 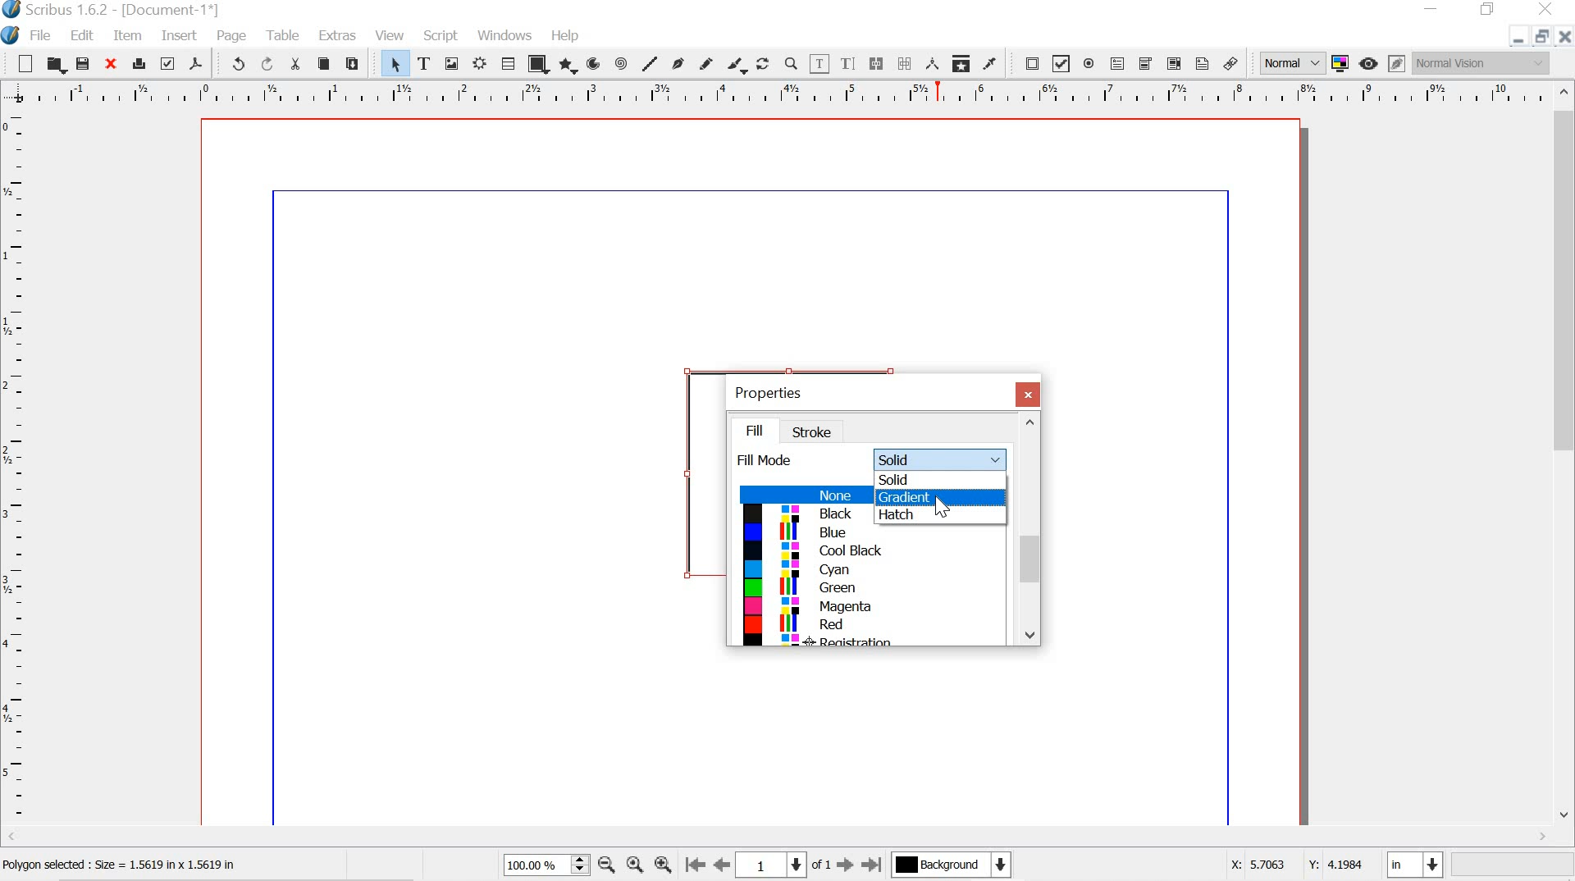 I want to click on cool black, so click(x=865, y=552).